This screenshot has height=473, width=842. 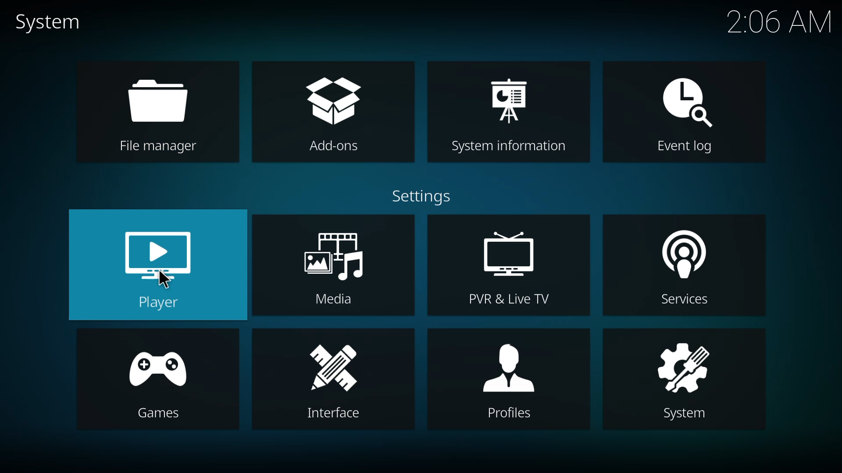 What do you see at coordinates (160, 265) in the screenshot?
I see `player` at bounding box center [160, 265].